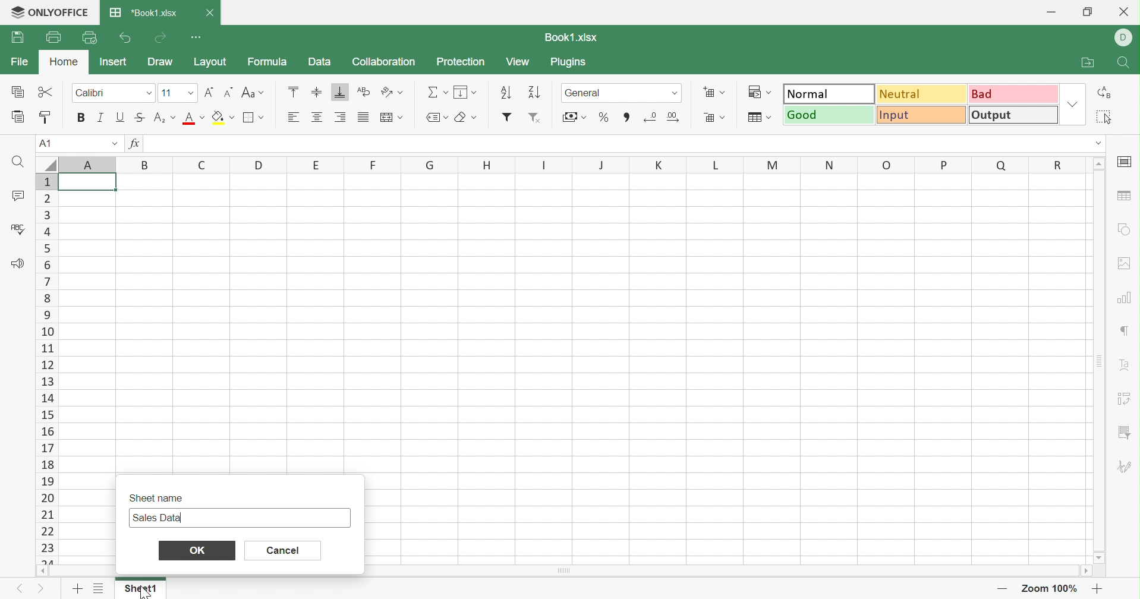  What do you see at coordinates (573, 163) in the screenshot?
I see `Column Names` at bounding box center [573, 163].